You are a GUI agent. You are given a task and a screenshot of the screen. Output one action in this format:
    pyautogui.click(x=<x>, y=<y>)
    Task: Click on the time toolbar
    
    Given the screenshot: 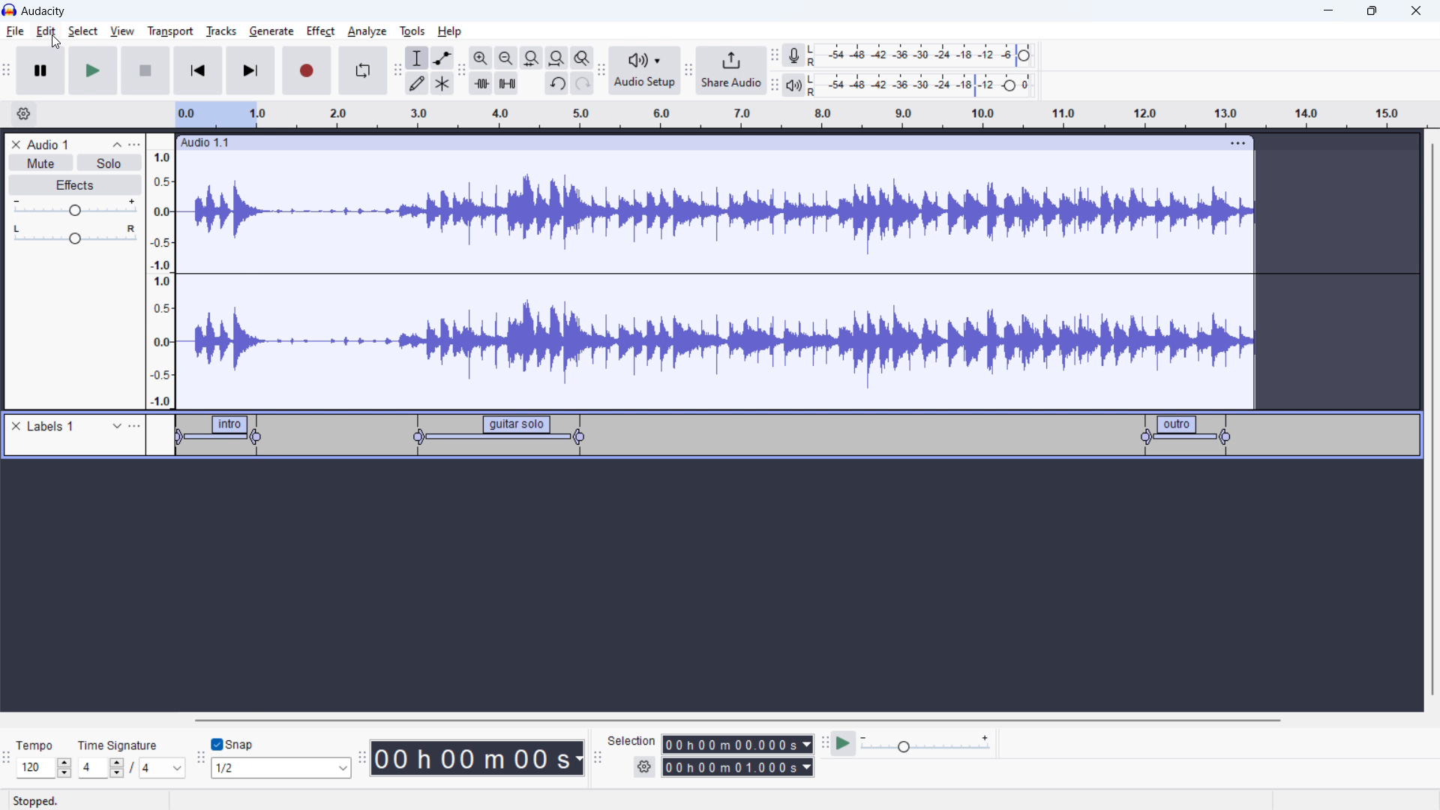 What is the action you would take?
    pyautogui.click(x=361, y=760)
    